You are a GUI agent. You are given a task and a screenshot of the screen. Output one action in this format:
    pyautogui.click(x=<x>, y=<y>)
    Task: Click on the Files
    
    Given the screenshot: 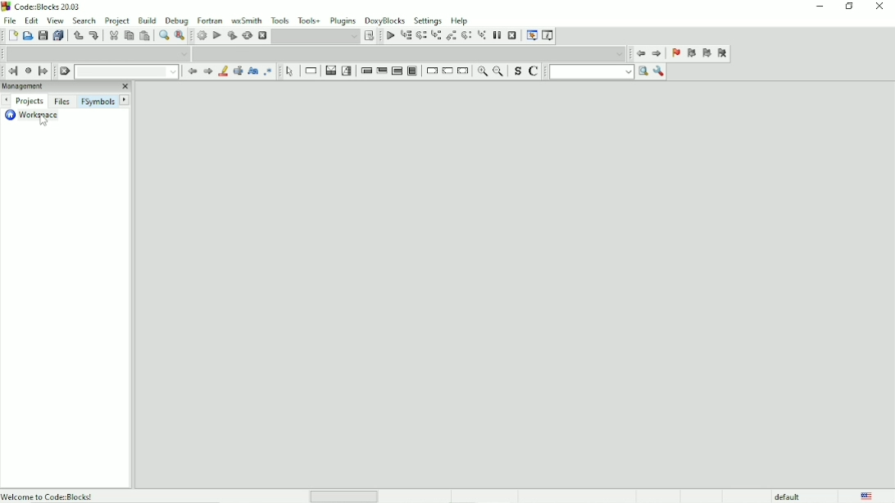 What is the action you would take?
    pyautogui.click(x=61, y=102)
    